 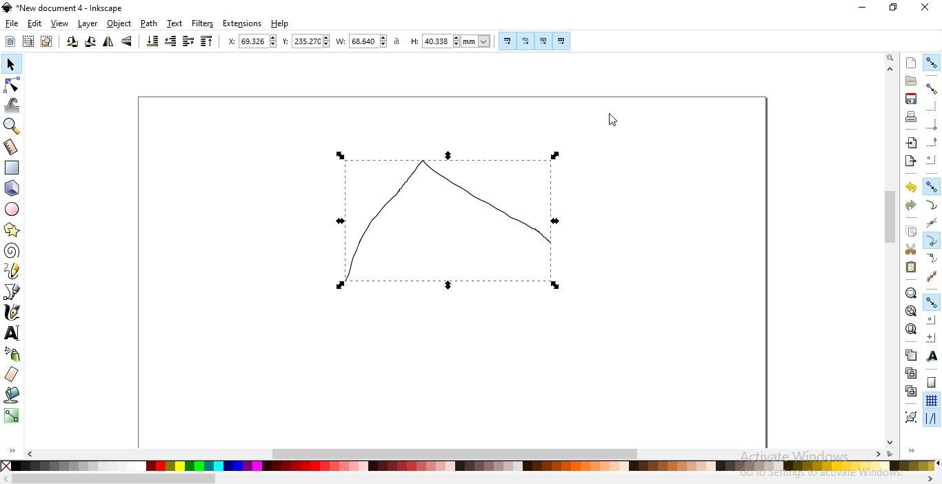 What do you see at coordinates (11, 416) in the screenshot?
I see `create or edit gradients` at bounding box center [11, 416].